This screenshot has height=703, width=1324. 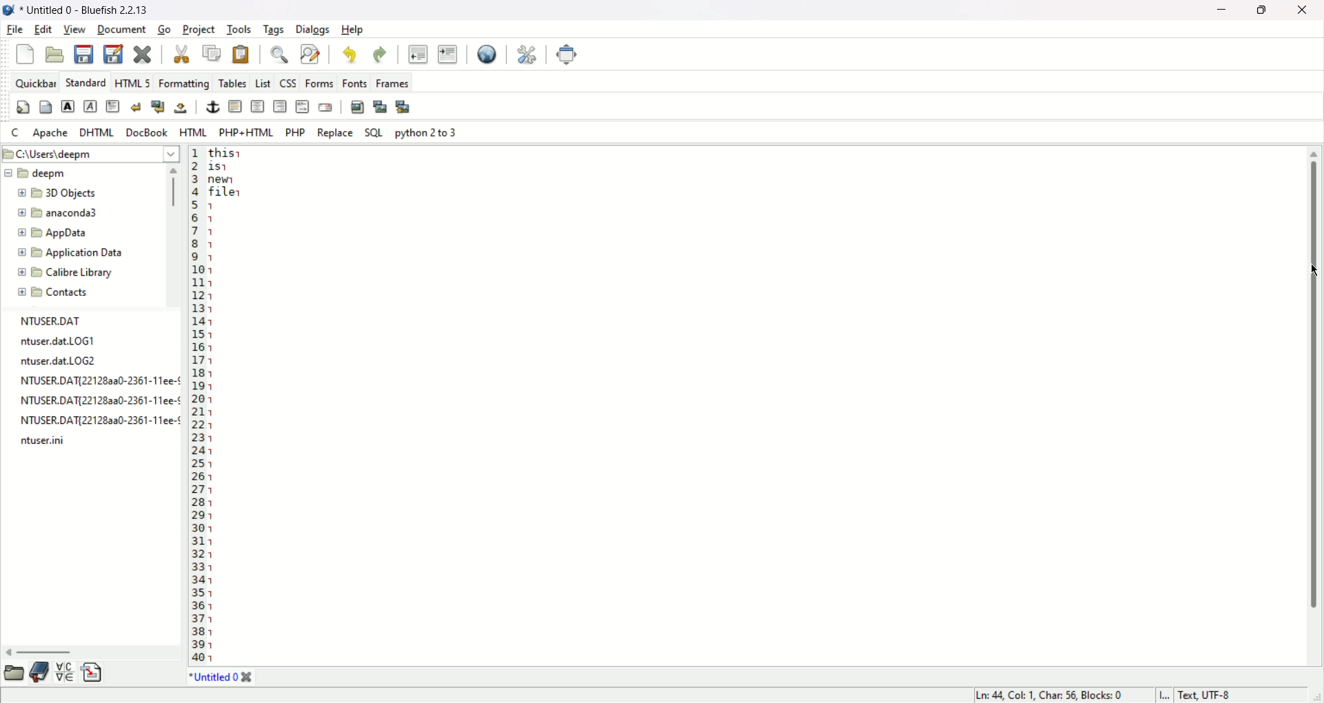 What do you see at coordinates (180, 109) in the screenshot?
I see `non breaking space` at bounding box center [180, 109].